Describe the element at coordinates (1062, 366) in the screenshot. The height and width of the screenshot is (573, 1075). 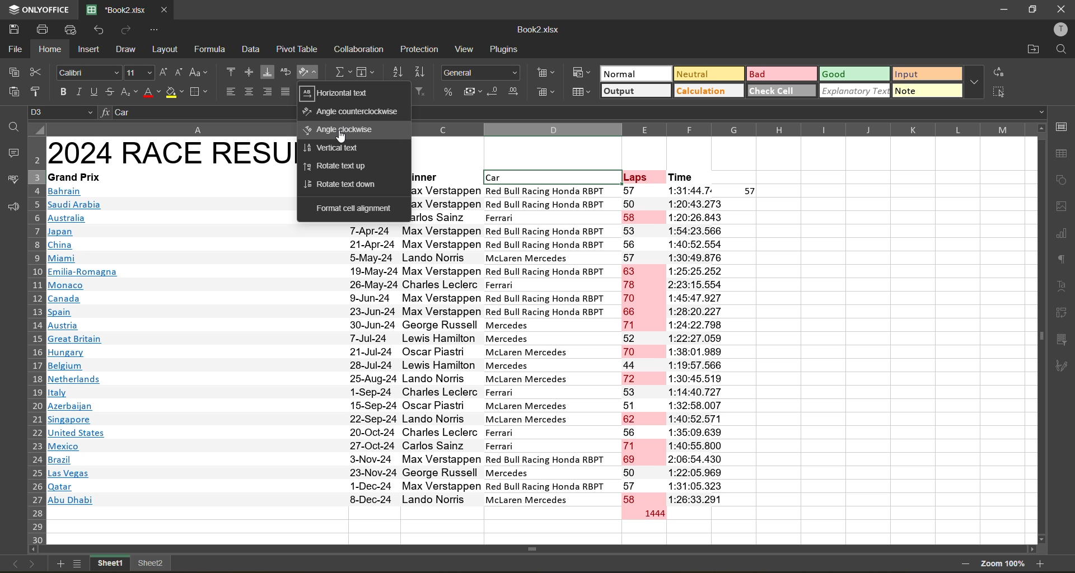
I see `signature` at that location.